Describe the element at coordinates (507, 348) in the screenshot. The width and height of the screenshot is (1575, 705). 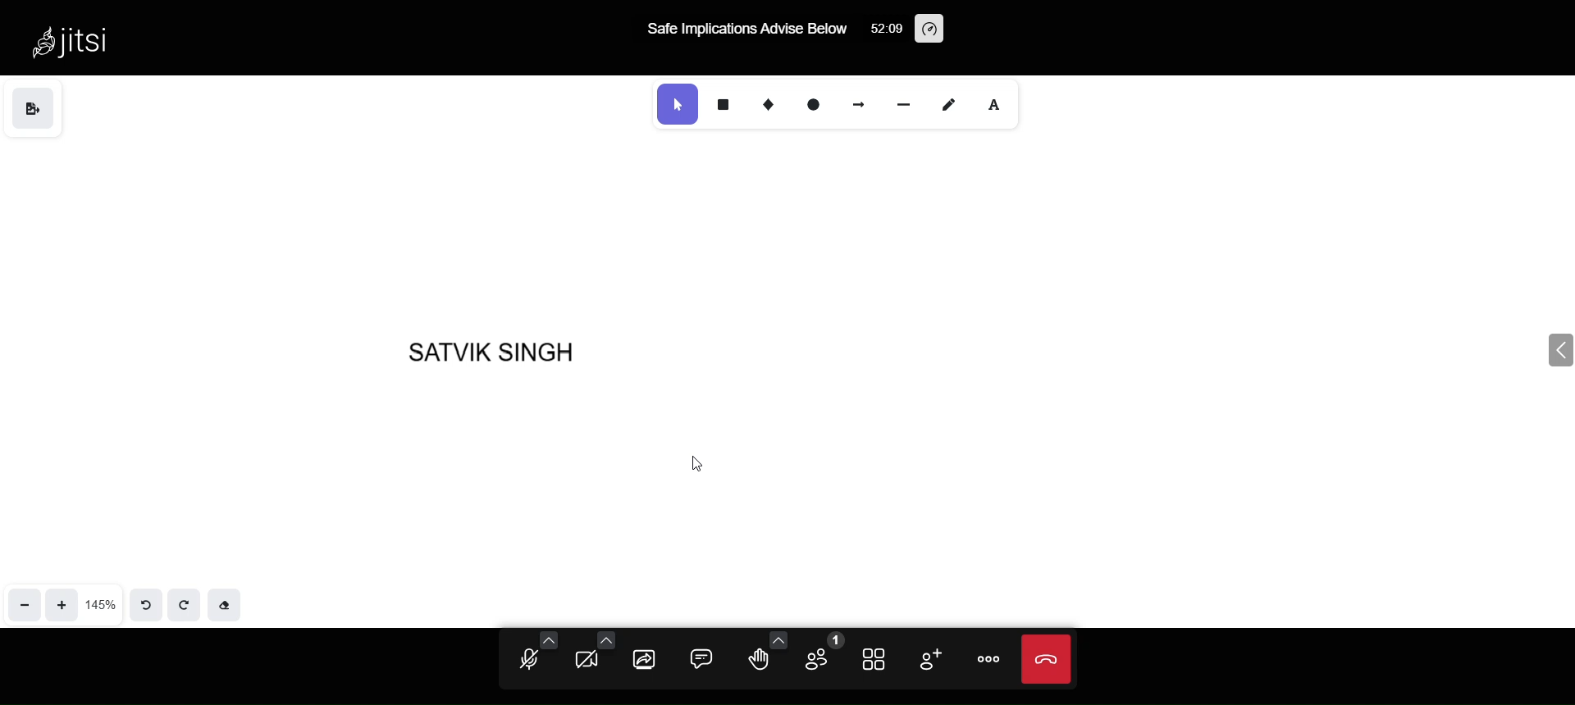
I see `Satvik Singh` at that location.